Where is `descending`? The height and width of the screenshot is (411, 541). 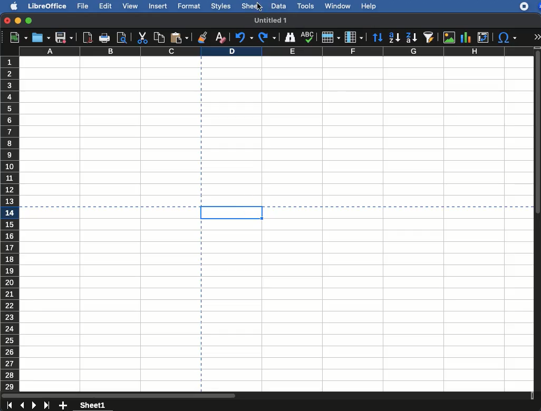
descending is located at coordinates (411, 38).